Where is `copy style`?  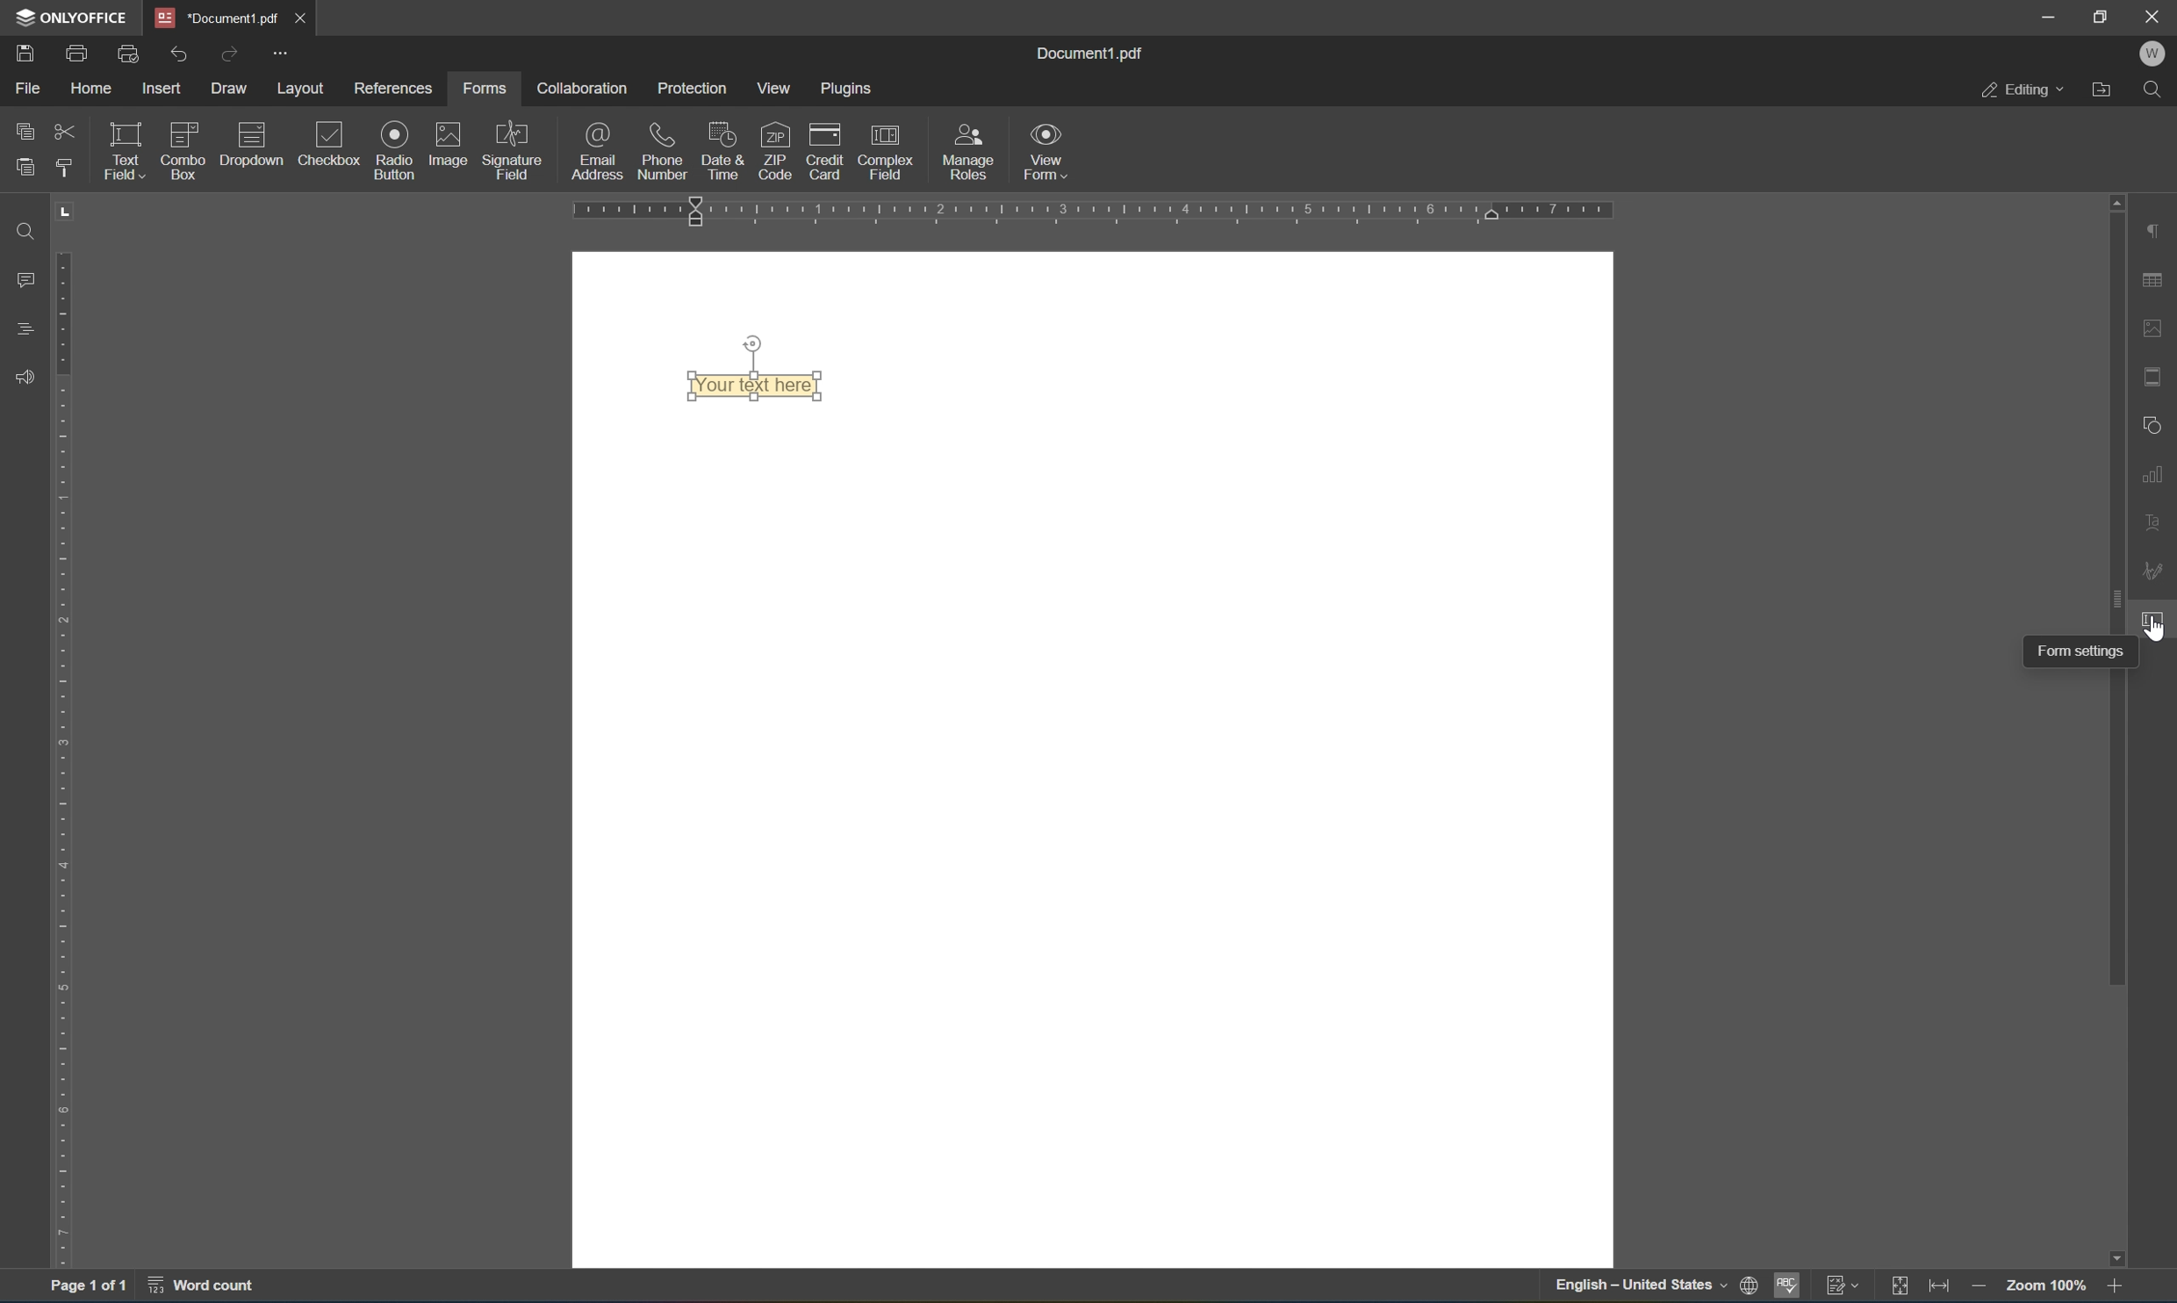 copy style is located at coordinates (64, 167).